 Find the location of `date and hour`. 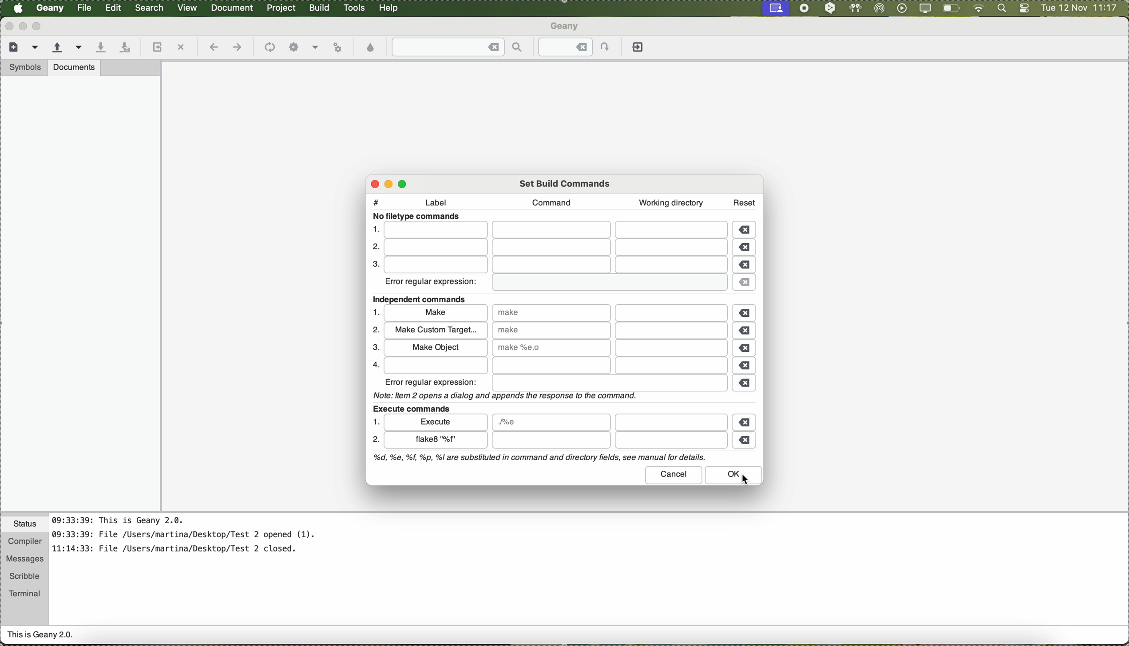

date and hour is located at coordinates (1079, 8).